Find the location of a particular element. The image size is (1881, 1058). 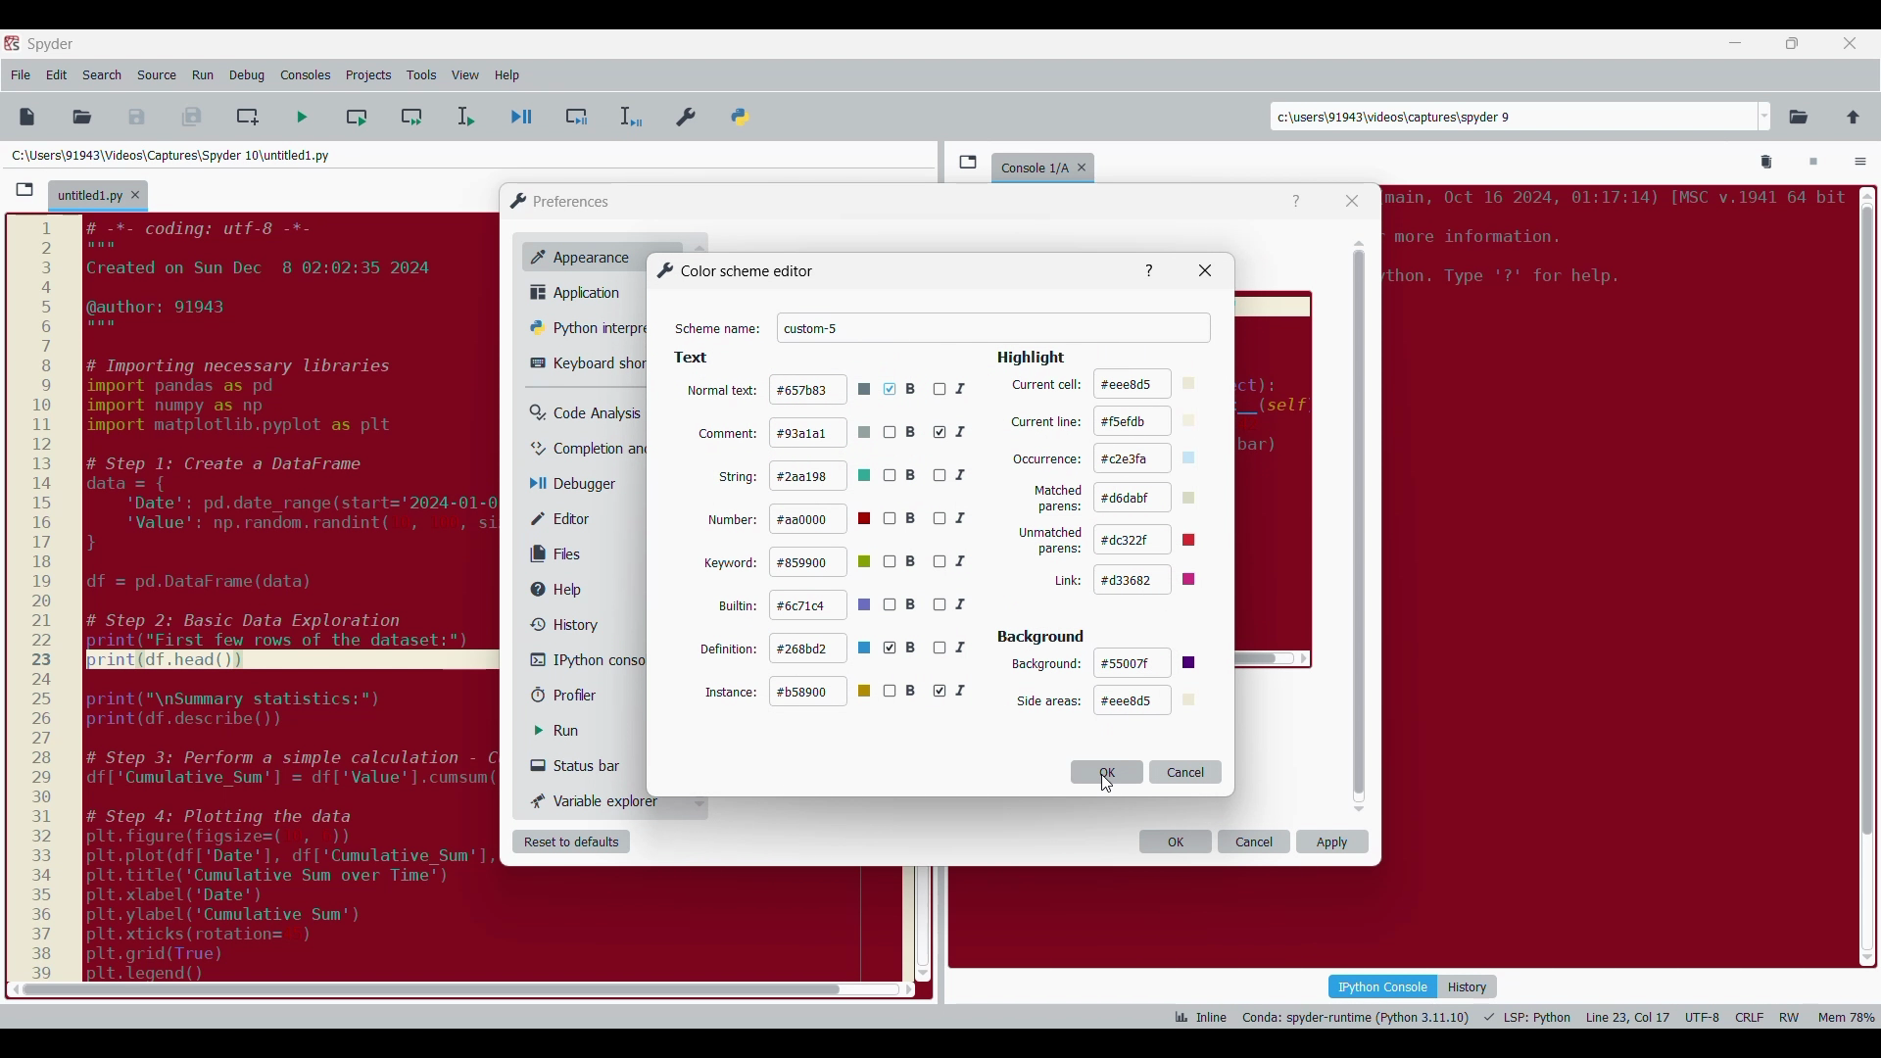

Tools menu is located at coordinates (421, 75).